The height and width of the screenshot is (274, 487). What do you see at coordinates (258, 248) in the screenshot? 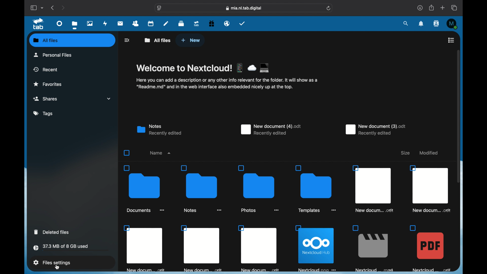
I see `file` at bounding box center [258, 248].